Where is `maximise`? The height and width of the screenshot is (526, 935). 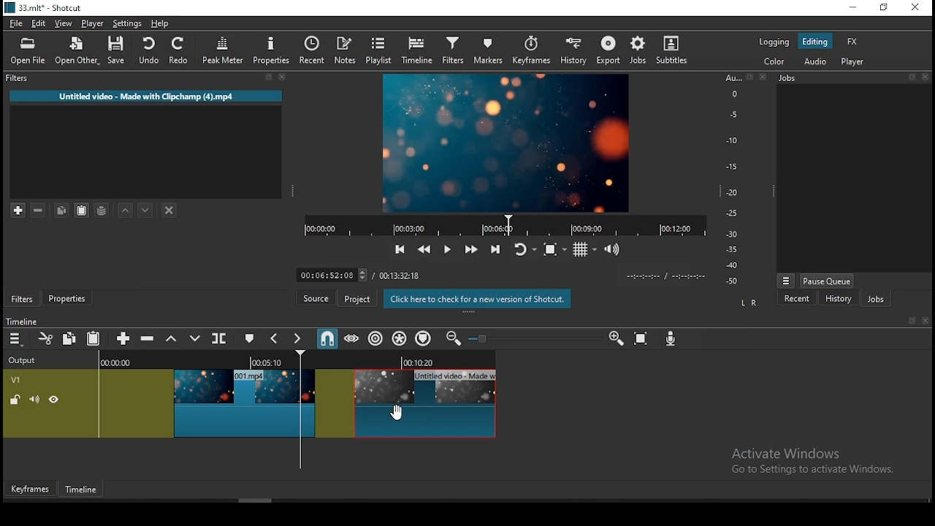
maximise is located at coordinates (885, 8).